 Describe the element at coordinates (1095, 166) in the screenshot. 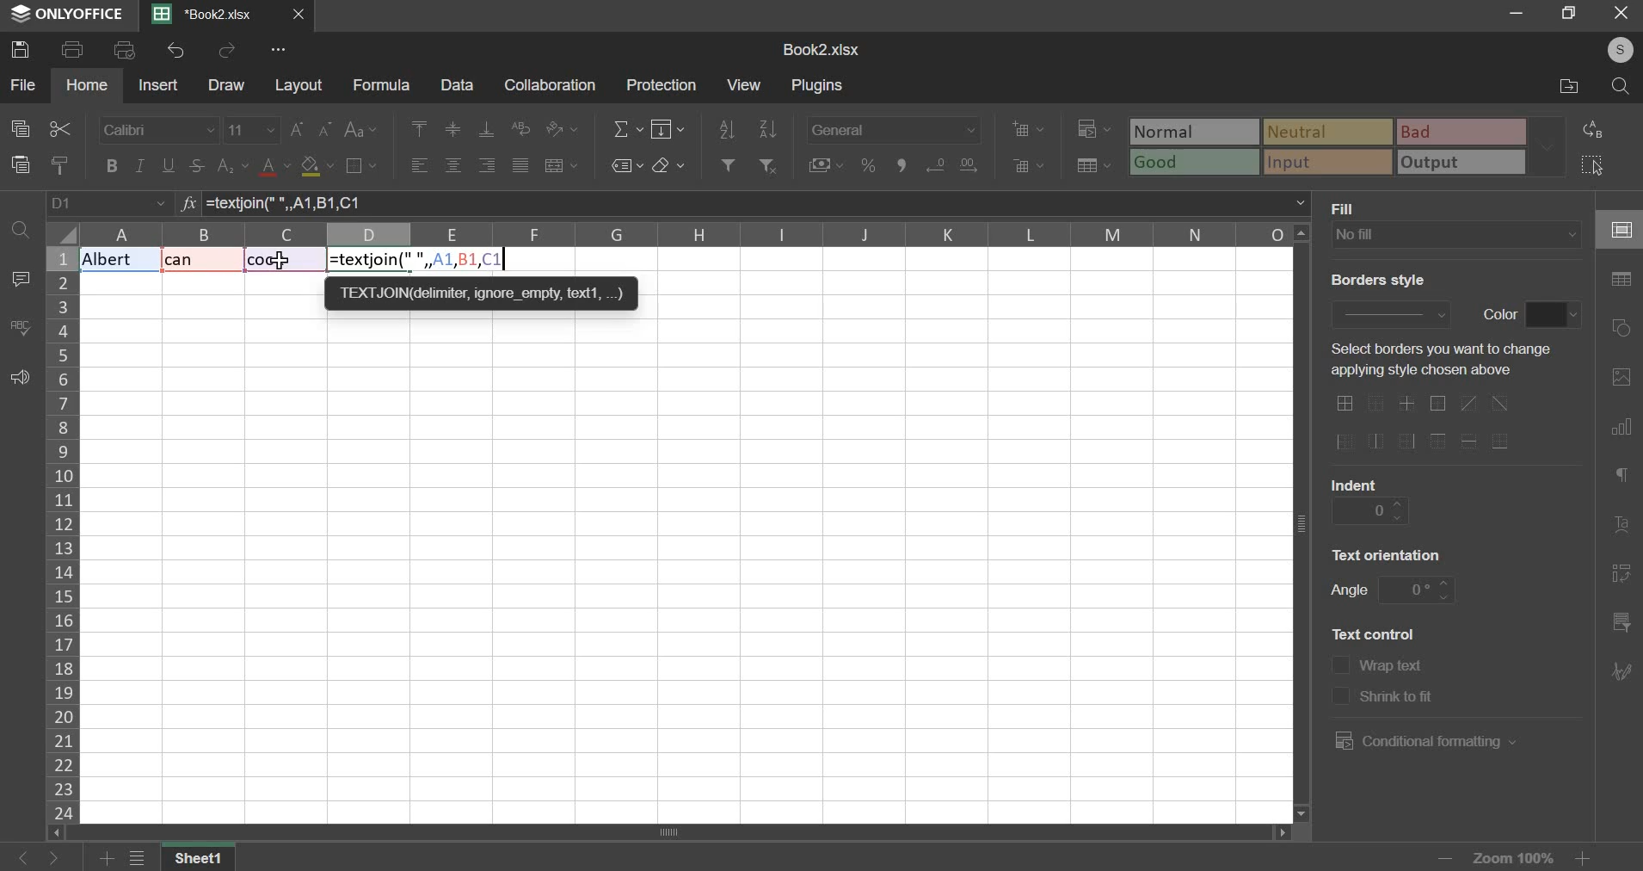

I see `save as table` at that location.